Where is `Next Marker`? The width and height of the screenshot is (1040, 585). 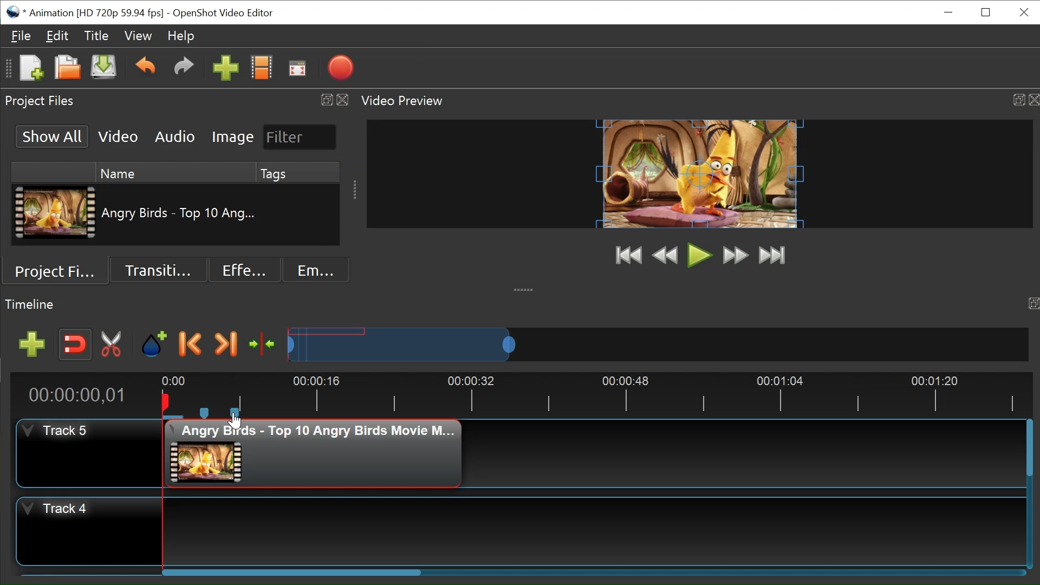
Next Marker is located at coordinates (225, 344).